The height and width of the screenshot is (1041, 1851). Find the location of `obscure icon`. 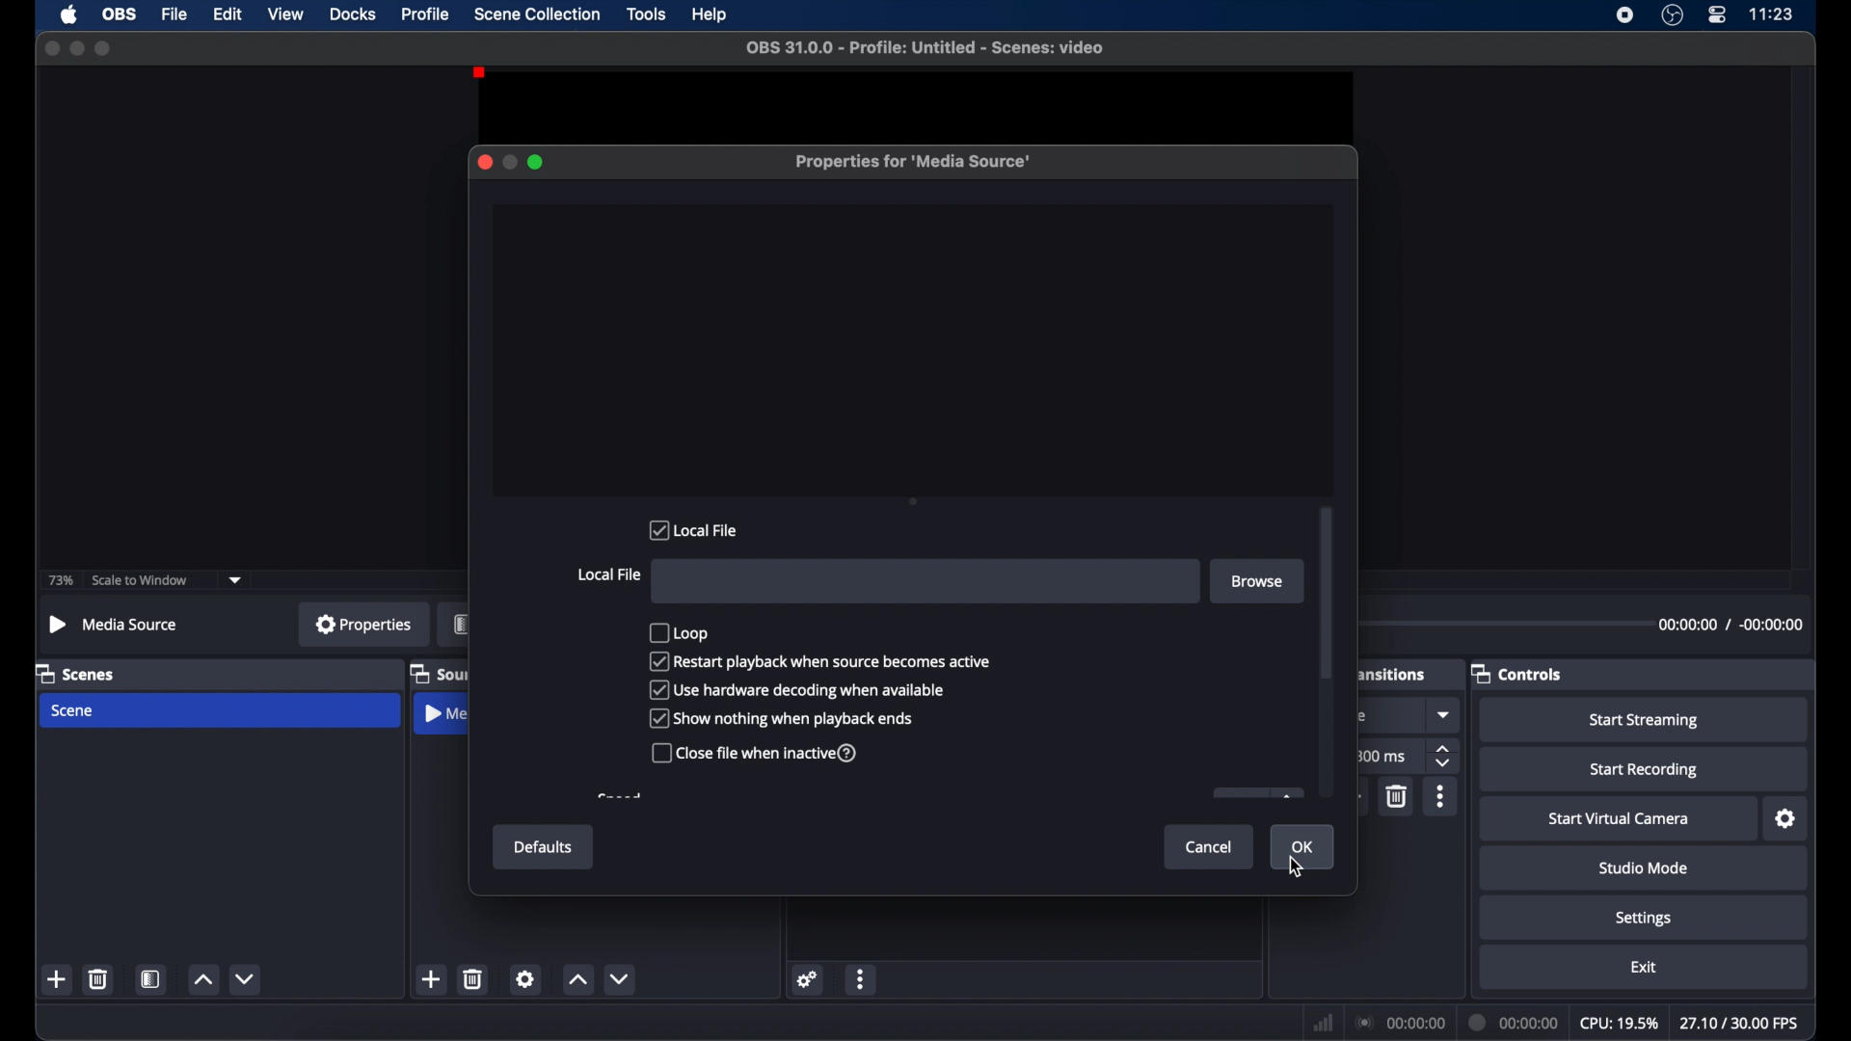

obscure icon is located at coordinates (1257, 793).